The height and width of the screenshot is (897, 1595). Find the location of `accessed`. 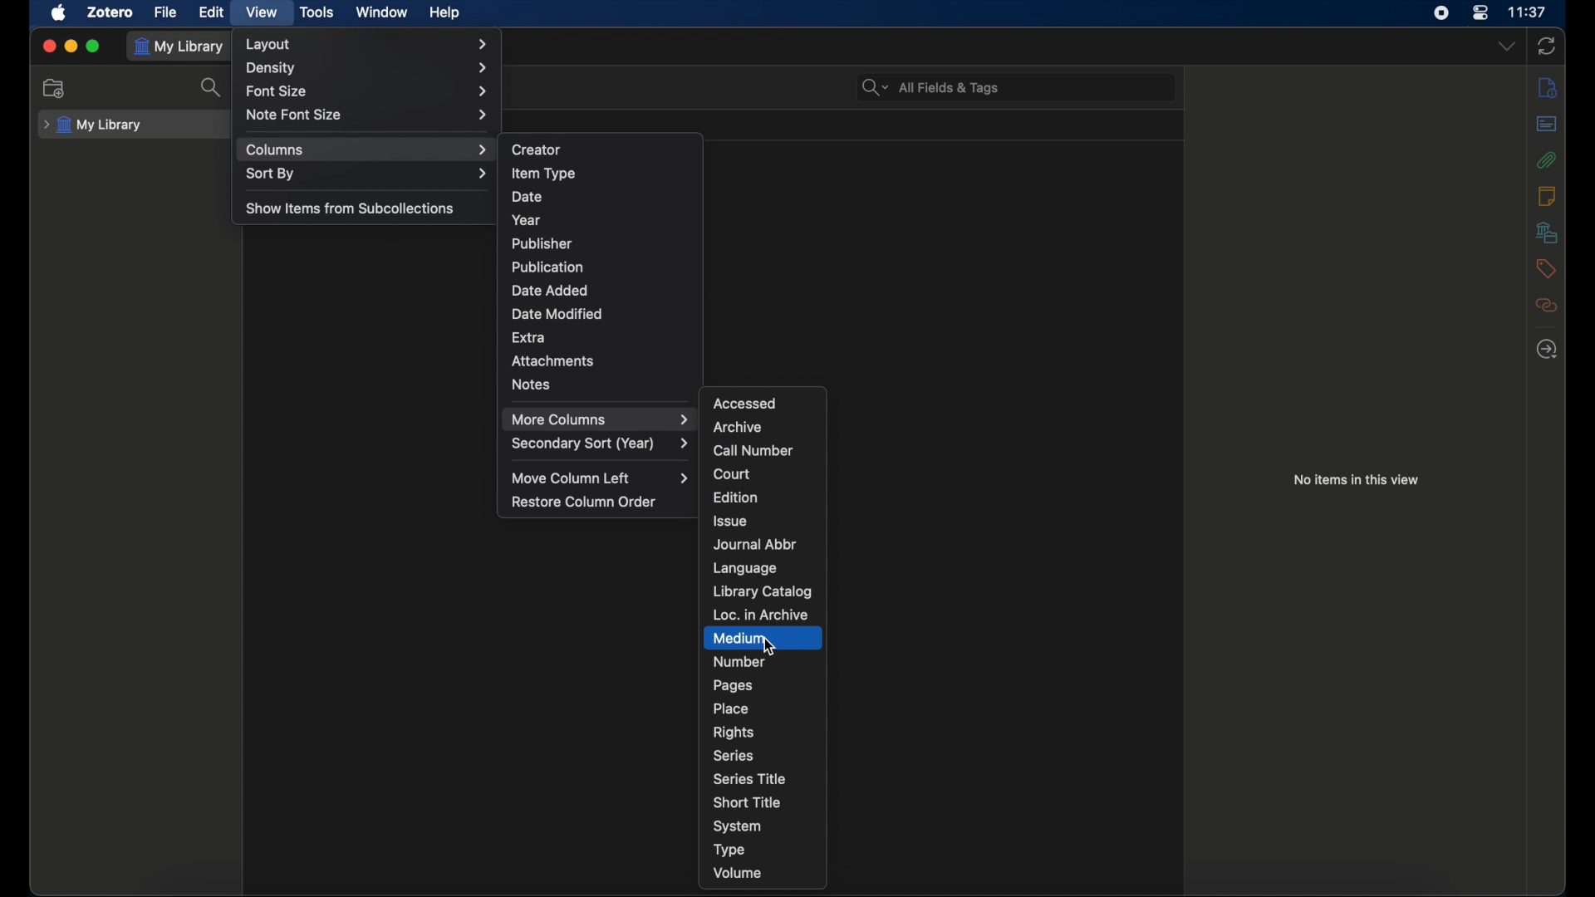

accessed is located at coordinates (746, 403).